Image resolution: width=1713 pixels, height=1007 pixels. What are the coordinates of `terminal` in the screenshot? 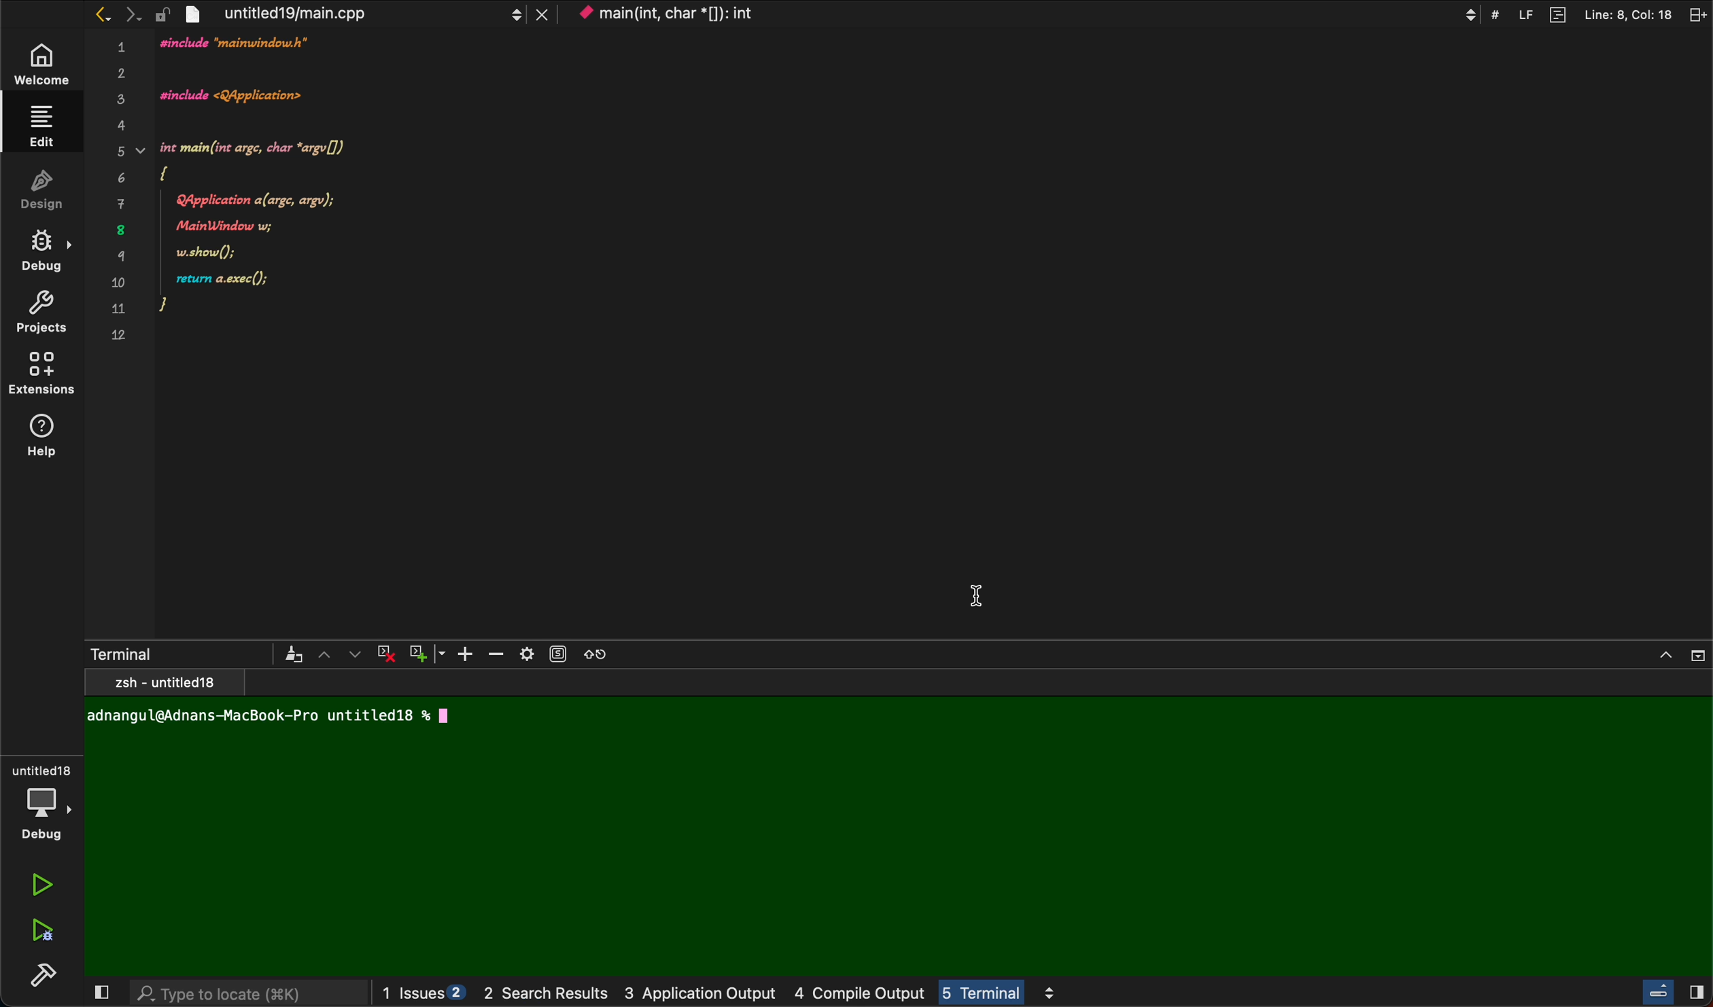 It's located at (898, 825).